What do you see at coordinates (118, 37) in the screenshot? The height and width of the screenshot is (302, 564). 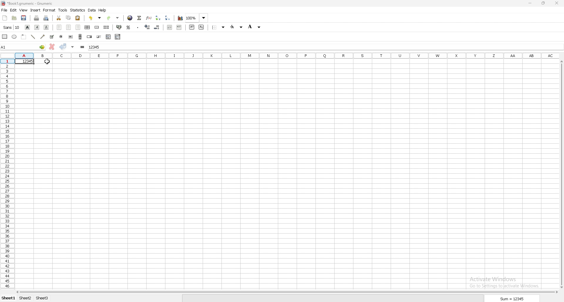 I see `combo box` at bounding box center [118, 37].